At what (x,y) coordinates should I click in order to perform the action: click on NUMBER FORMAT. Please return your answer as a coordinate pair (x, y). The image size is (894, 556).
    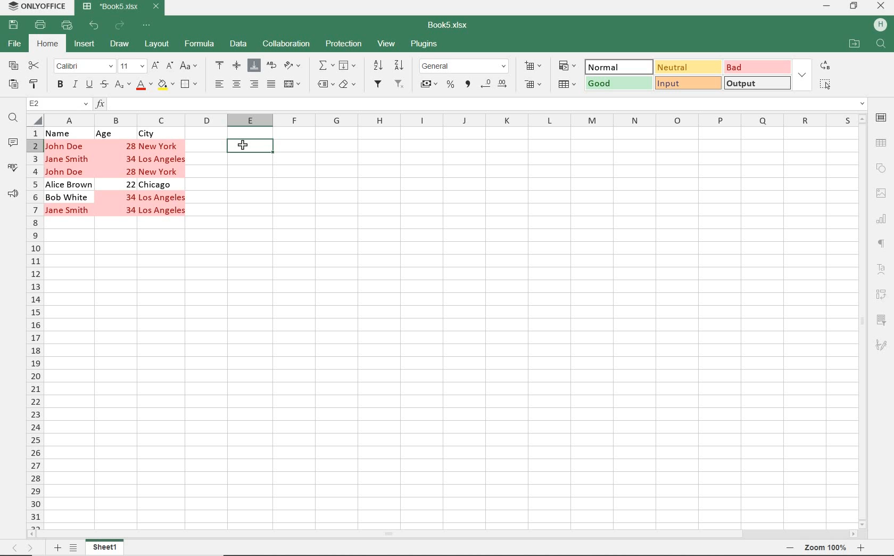
    Looking at the image, I should click on (464, 68).